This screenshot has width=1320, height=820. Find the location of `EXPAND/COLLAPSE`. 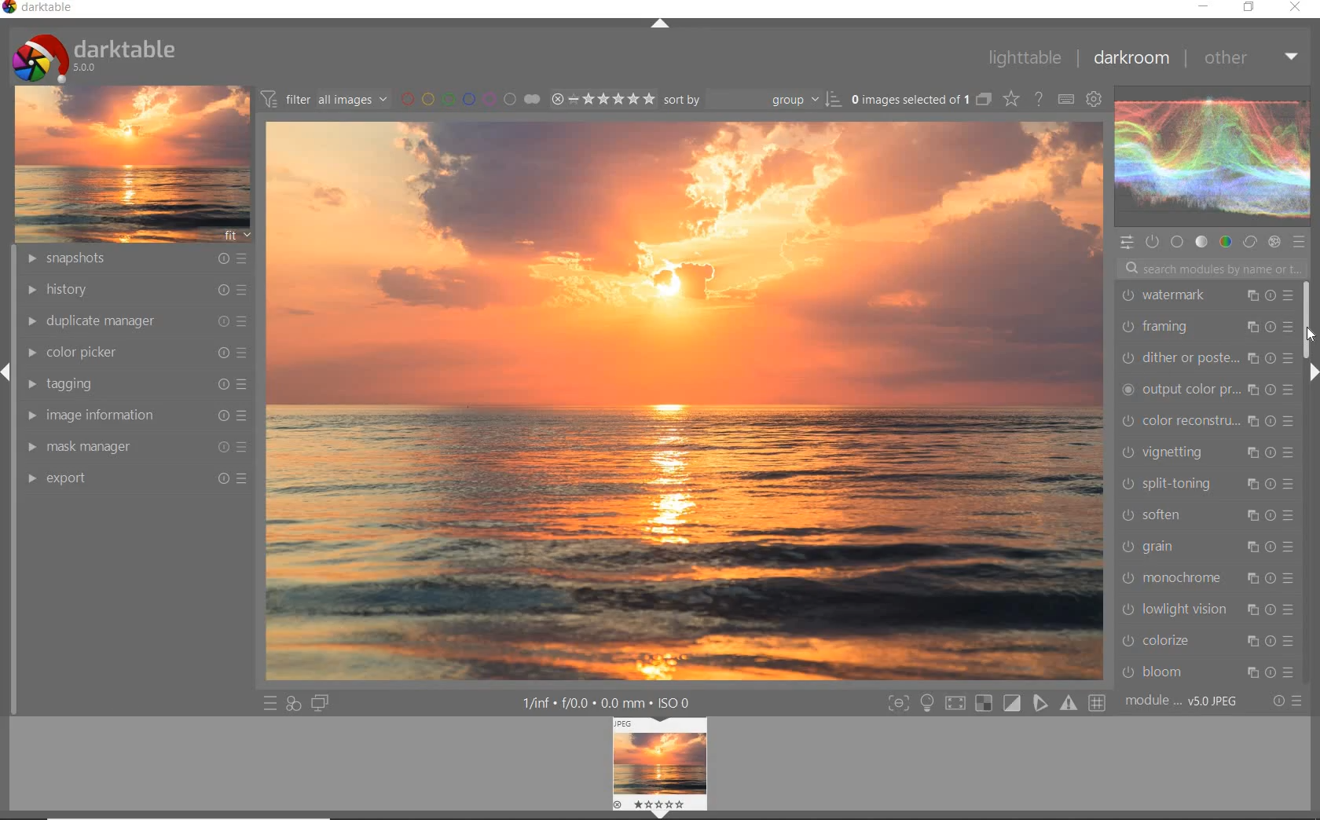

EXPAND/COLLAPSE is located at coordinates (1311, 374).